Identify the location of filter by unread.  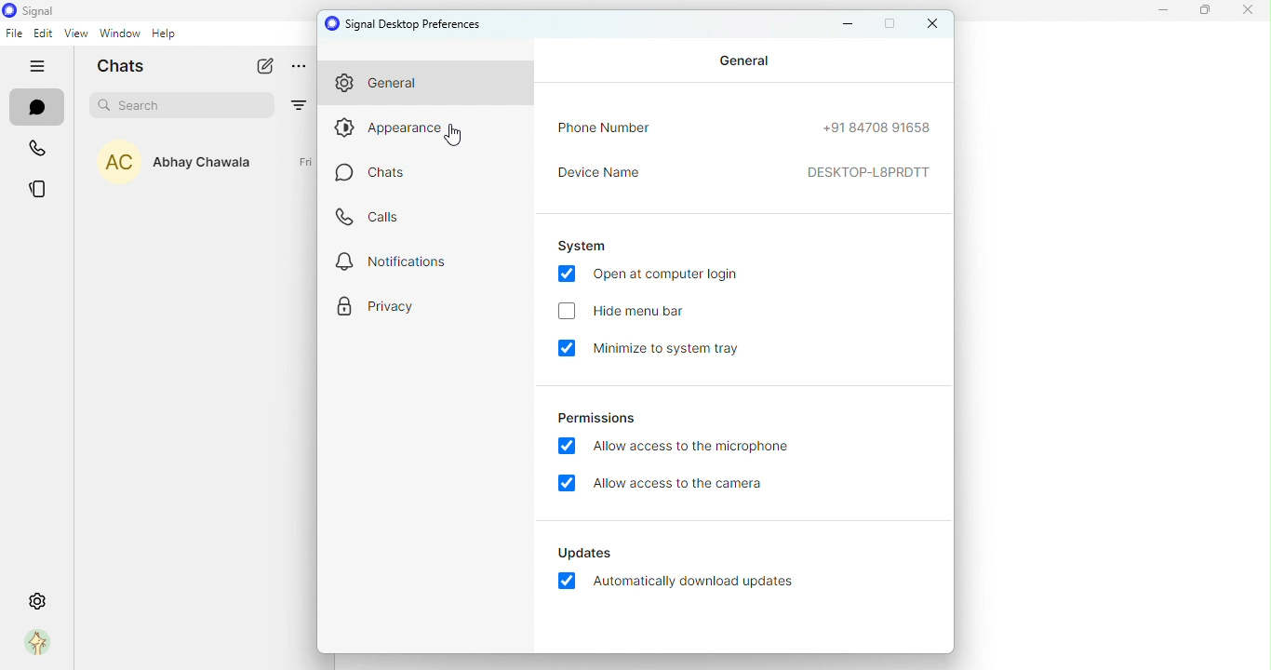
(300, 106).